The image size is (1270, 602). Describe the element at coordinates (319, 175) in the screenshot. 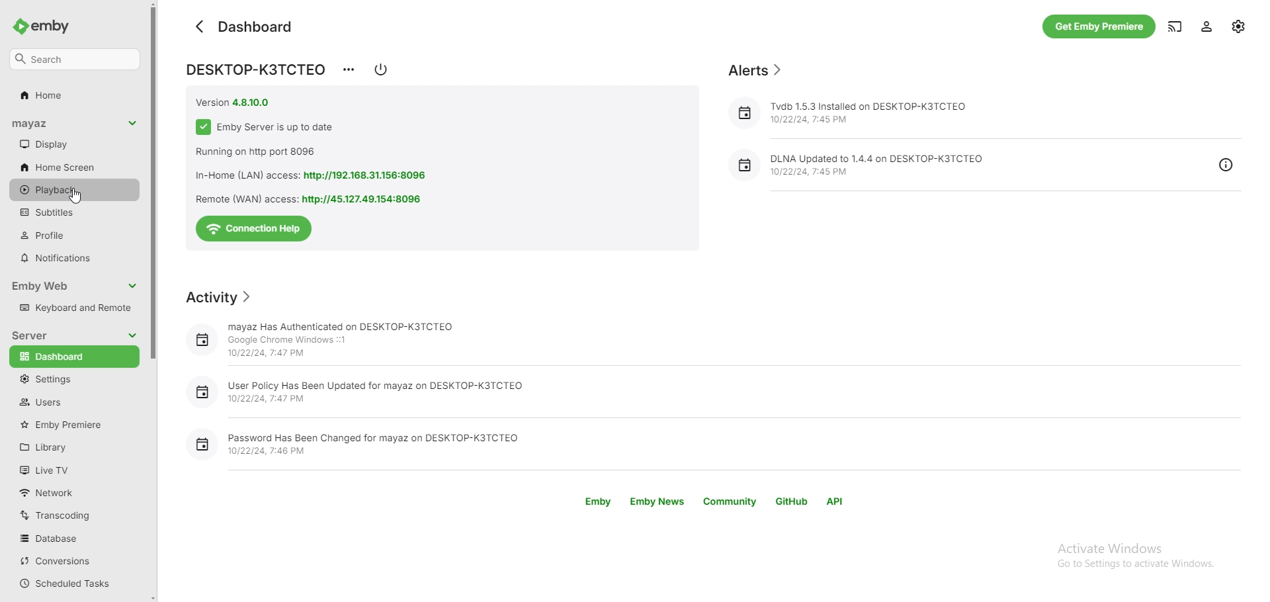

I see `In-Home (LAN) access: http://192.168.31.156:8096` at that location.